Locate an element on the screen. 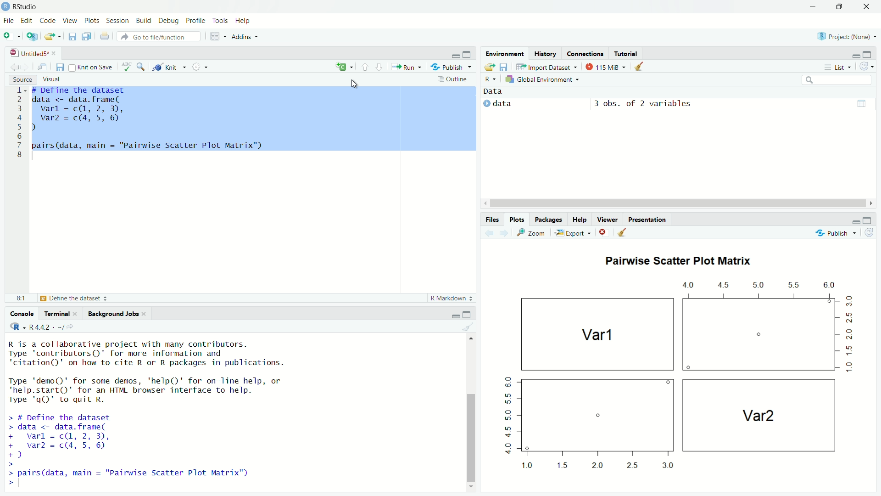 The width and height of the screenshot is (881, 496). Tutorial is located at coordinates (627, 53).